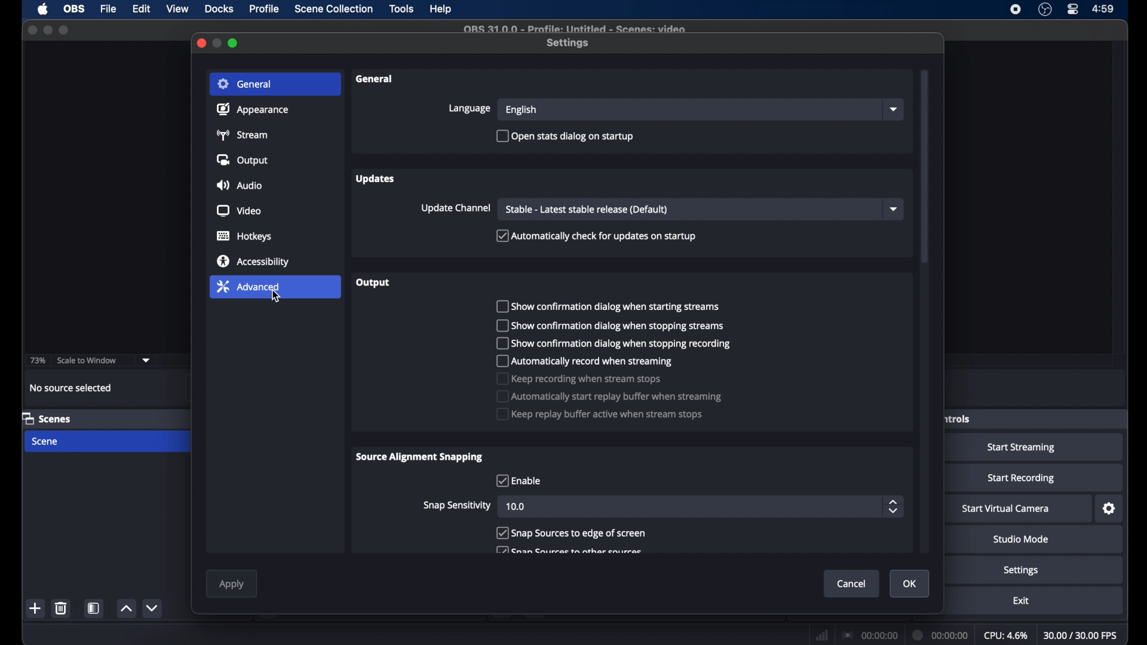 The image size is (1147, 645). I want to click on tools, so click(401, 8).